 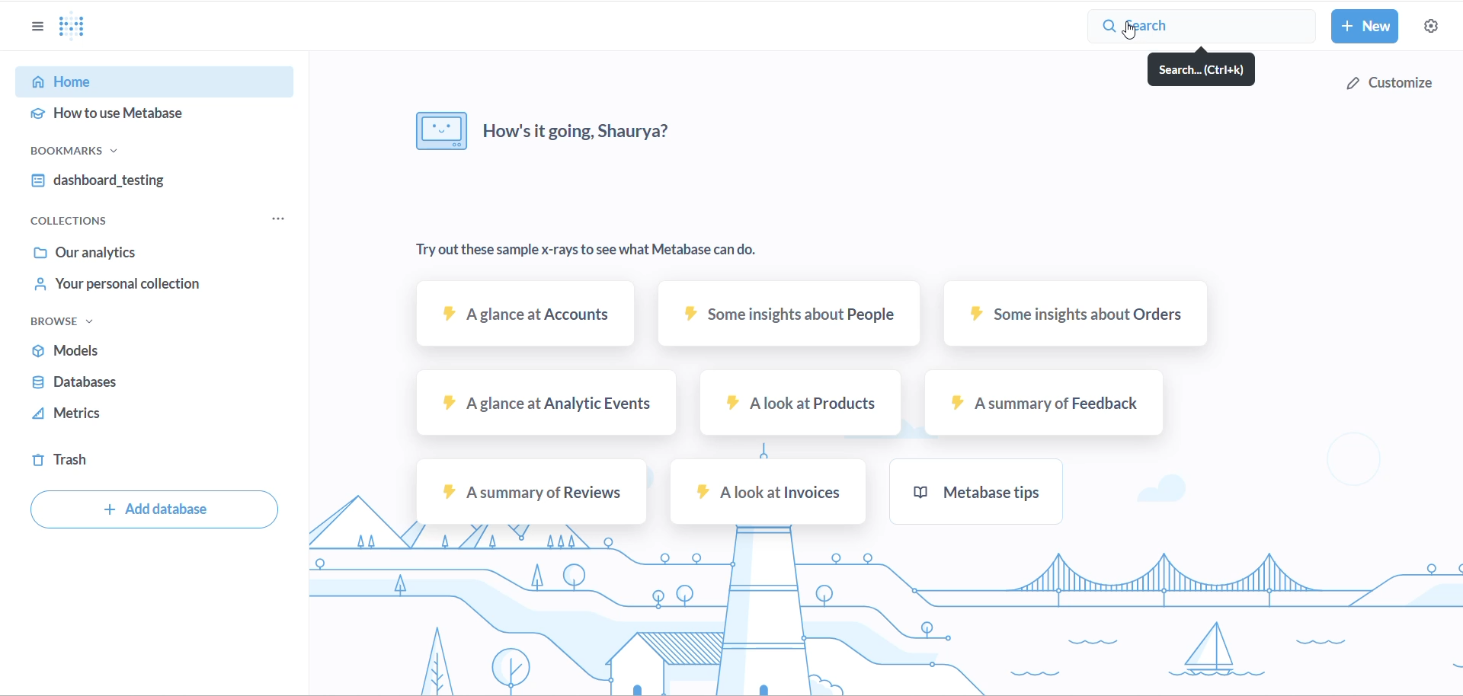 What do you see at coordinates (530, 492) in the screenshot?
I see `A summary of reviews` at bounding box center [530, 492].